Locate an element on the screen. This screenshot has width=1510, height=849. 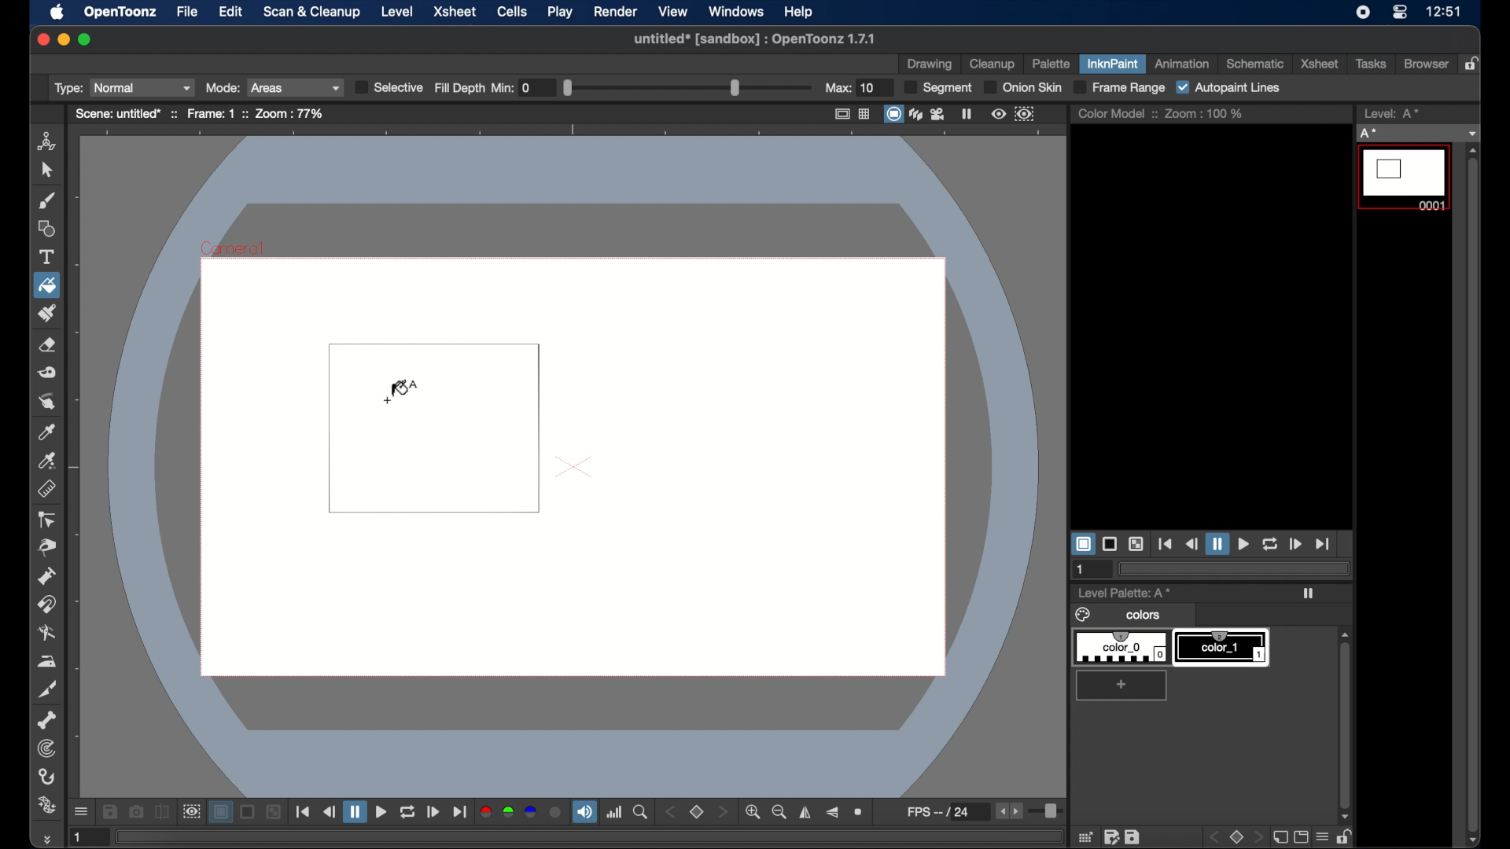
blue channel is located at coordinates (530, 811).